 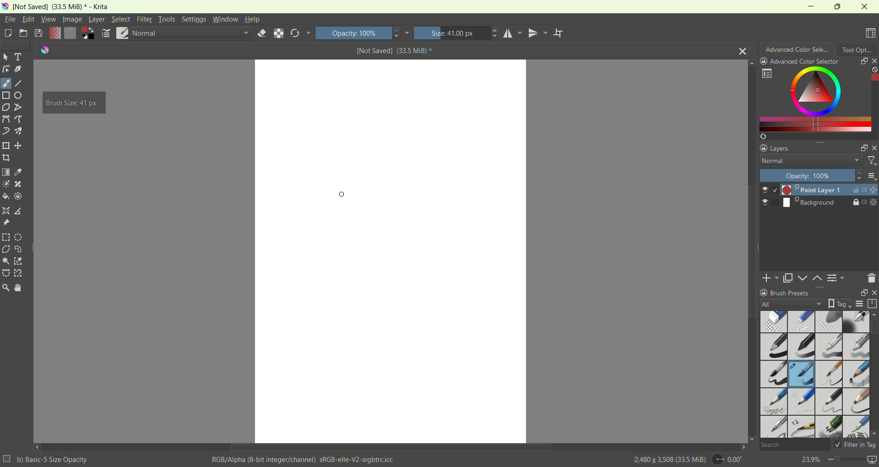 What do you see at coordinates (865, 6) in the screenshot?
I see `close` at bounding box center [865, 6].